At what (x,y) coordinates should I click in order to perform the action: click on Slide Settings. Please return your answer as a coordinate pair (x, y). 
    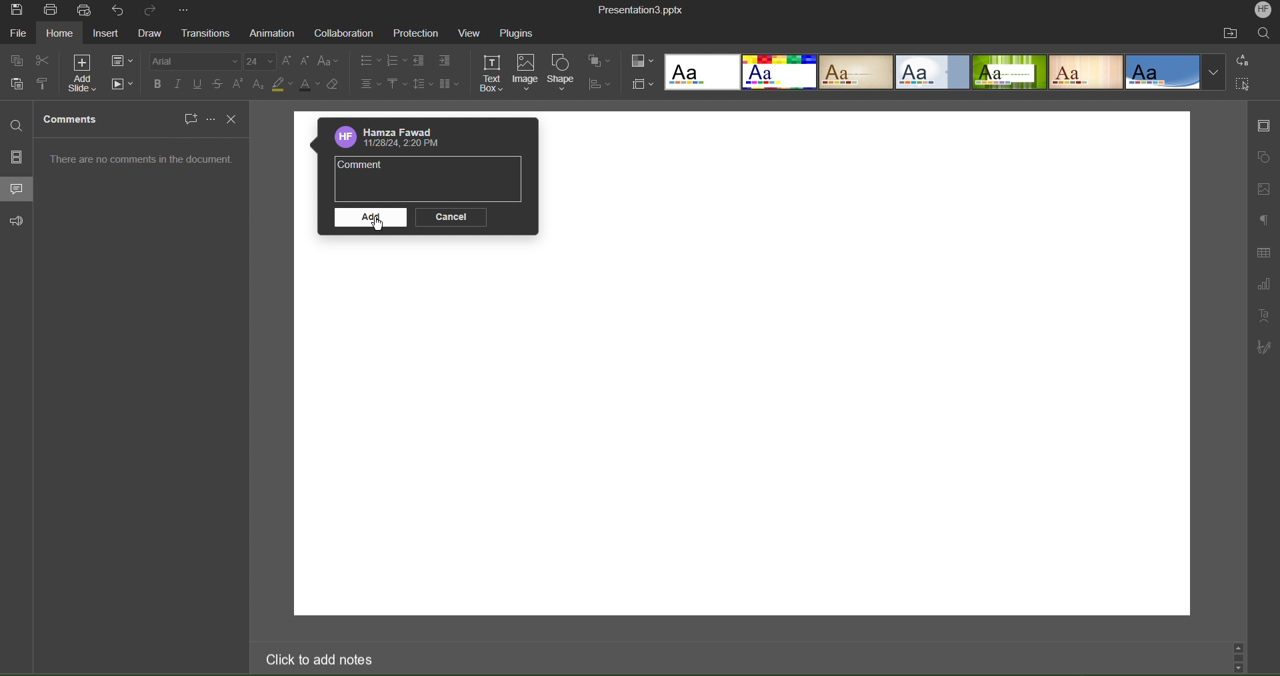
    Looking at the image, I should click on (122, 61).